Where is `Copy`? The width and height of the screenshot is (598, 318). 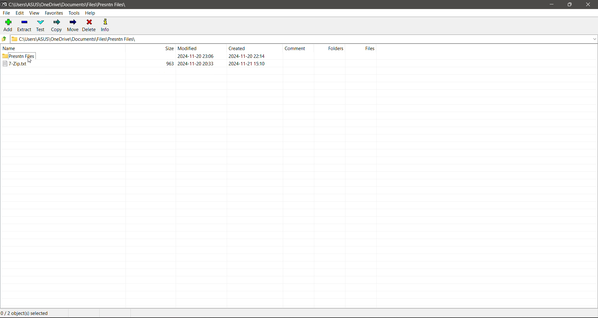
Copy is located at coordinates (56, 25).